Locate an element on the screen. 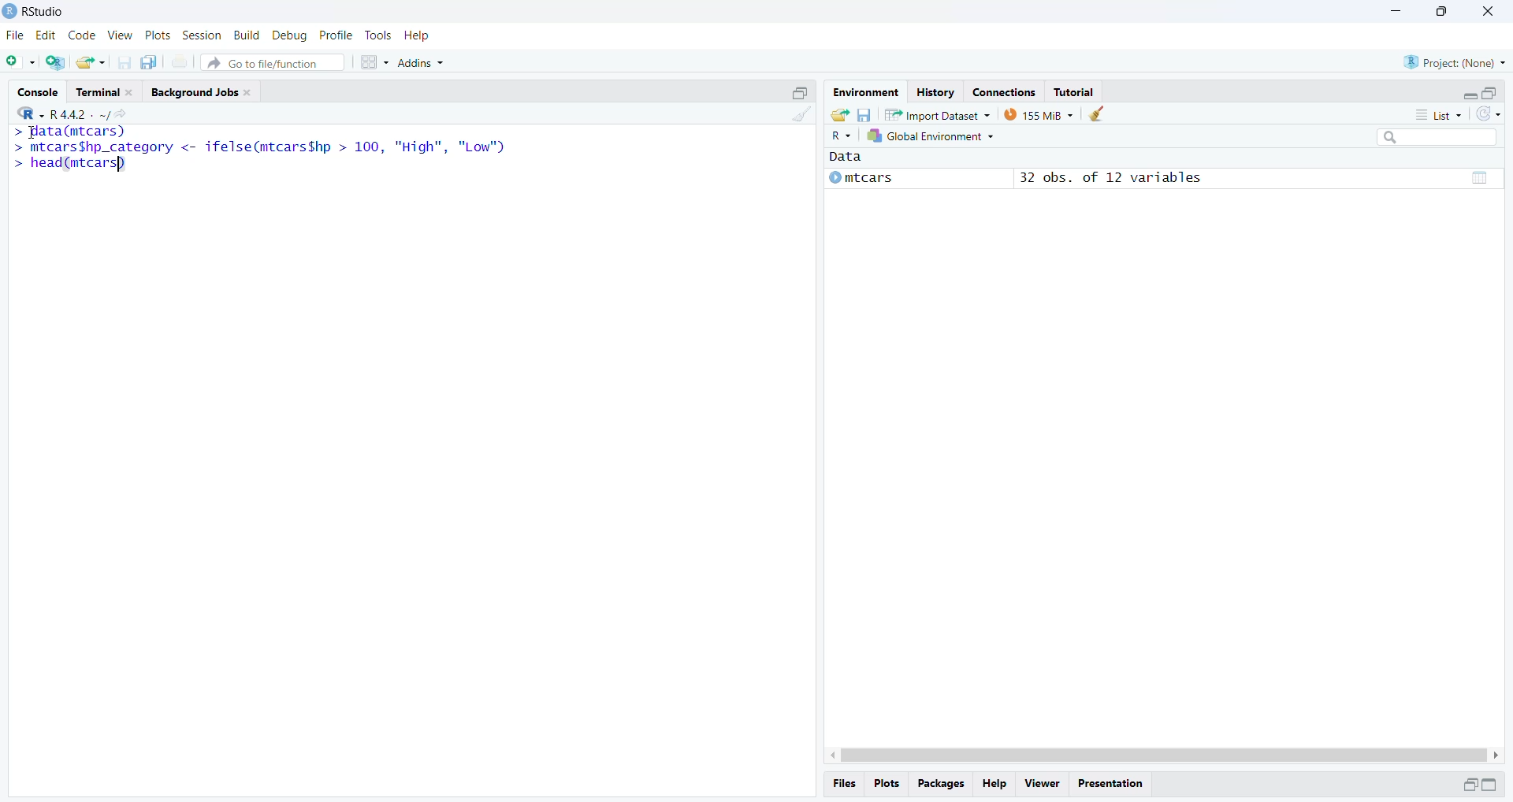 This screenshot has width=1513, height=802. List is located at coordinates (1442, 115).